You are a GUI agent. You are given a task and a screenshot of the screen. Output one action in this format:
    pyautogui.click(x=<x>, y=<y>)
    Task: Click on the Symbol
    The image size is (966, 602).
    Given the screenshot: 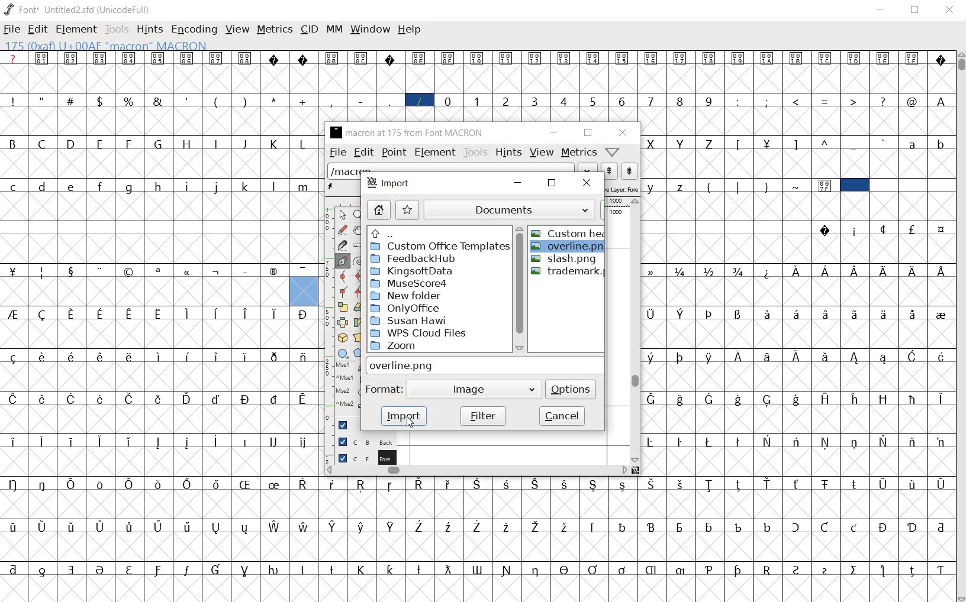 What is the action you would take?
    pyautogui.click(x=302, y=59)
    